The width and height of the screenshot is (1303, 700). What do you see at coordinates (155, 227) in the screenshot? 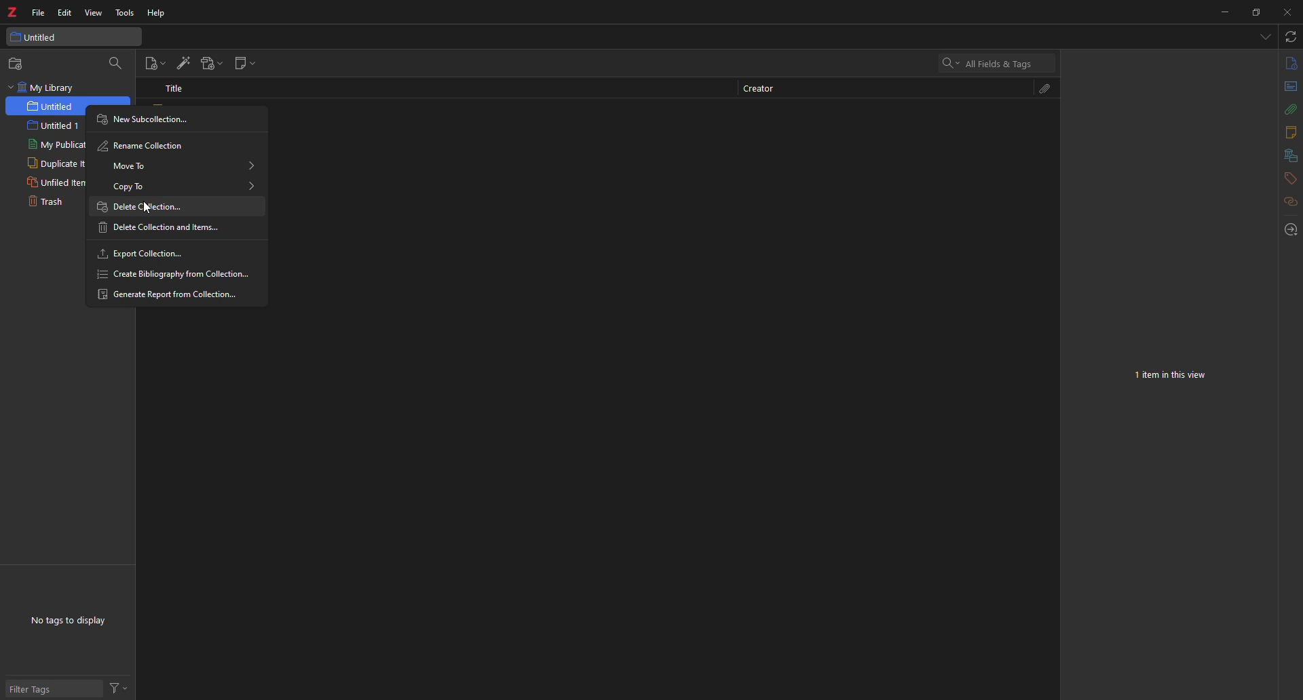
I see `delete collection and items` at bounding box center [155, 227].